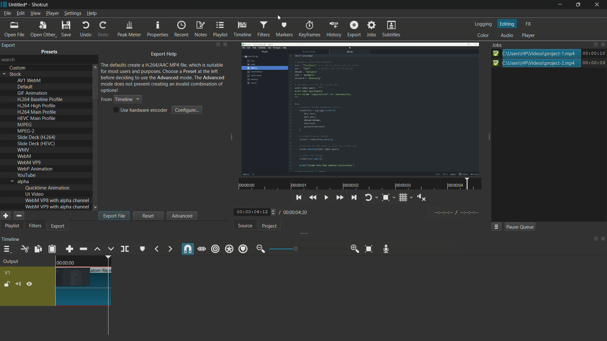 Image resolution: width=607 pixels, height=341 pixels. I want to click on adjustment bar, so click(307, 249).